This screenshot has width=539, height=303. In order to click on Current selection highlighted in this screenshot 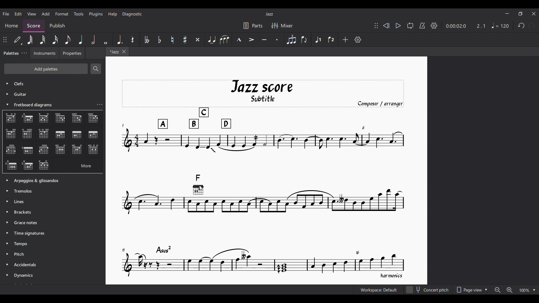, I will do `click(60, 134)`.